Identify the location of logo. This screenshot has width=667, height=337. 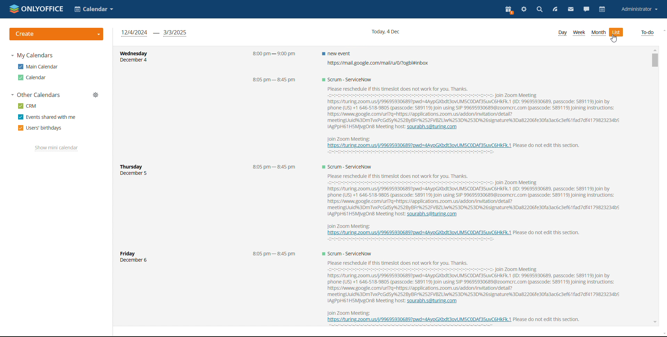
(36, 9).